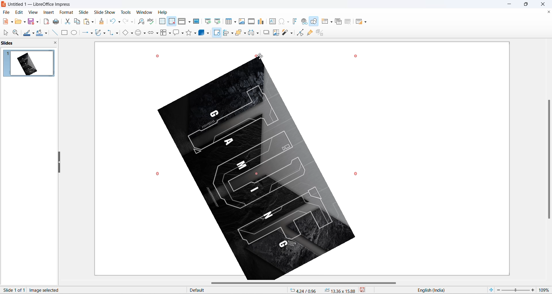 The image size is (552, 294). Describe the element at coordinates (189, 22) in the screenshot. I see `display views option` at that location.